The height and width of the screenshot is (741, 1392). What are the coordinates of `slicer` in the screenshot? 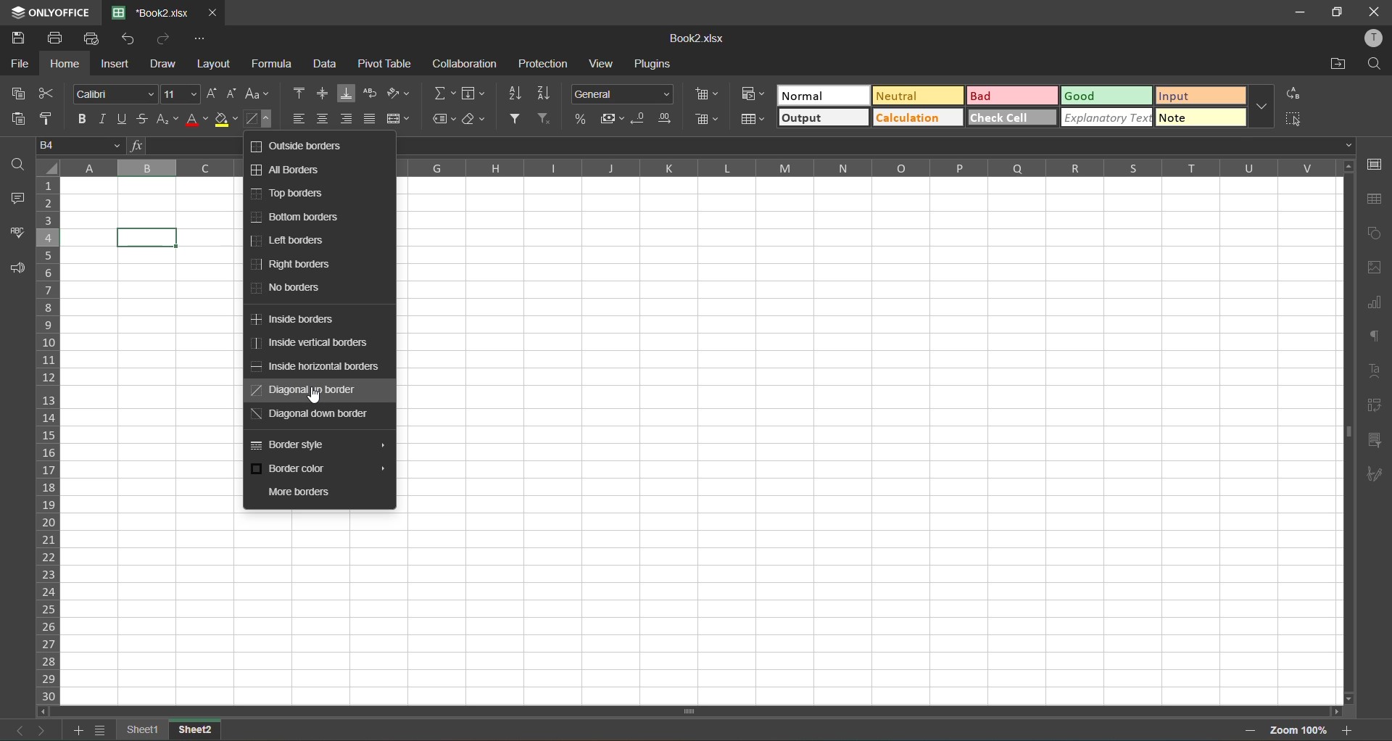 It's located at (1373, 440).